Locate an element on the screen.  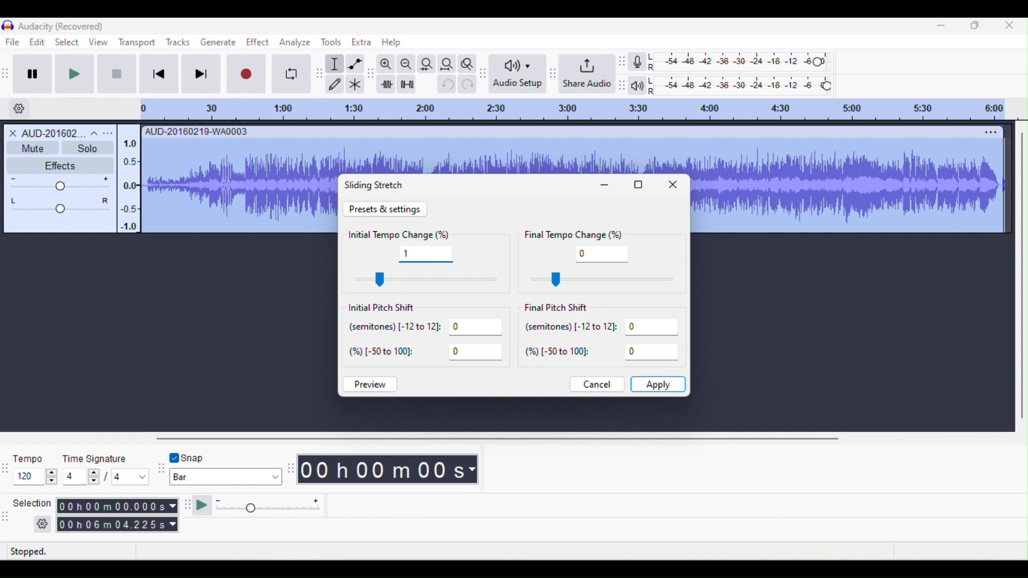
% is located at coordinates (603, 353).